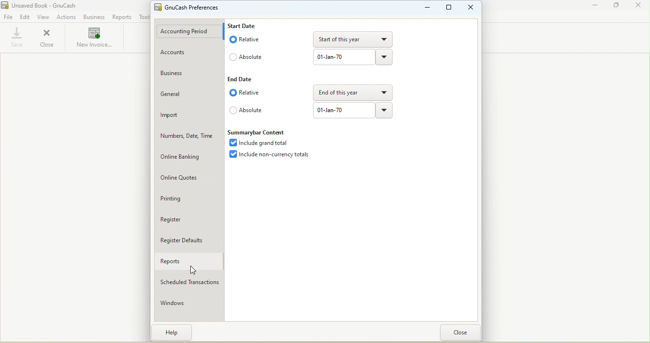  I want to click on drop down, so click(384, 58).